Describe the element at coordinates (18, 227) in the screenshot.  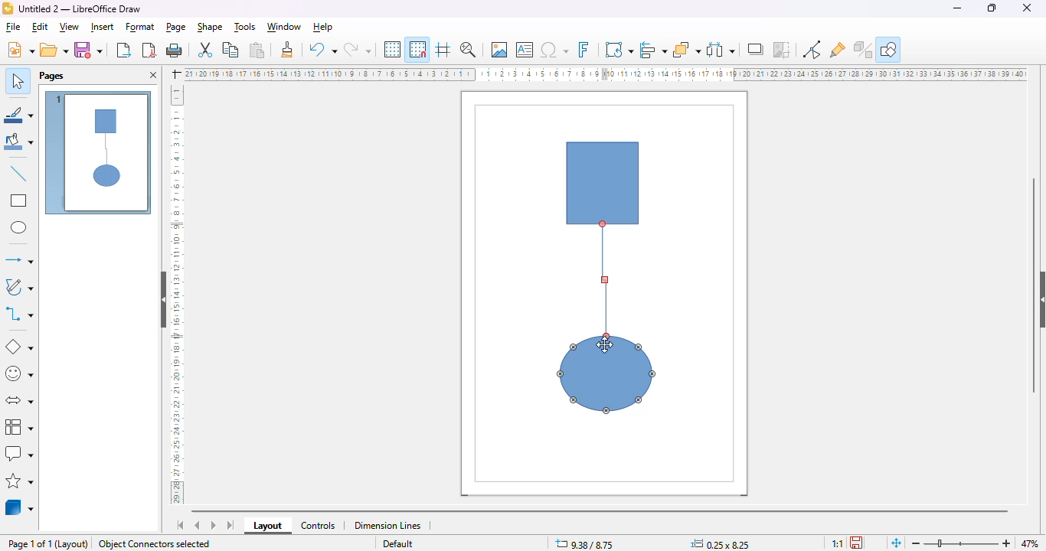
I see `ellipse` at that location.